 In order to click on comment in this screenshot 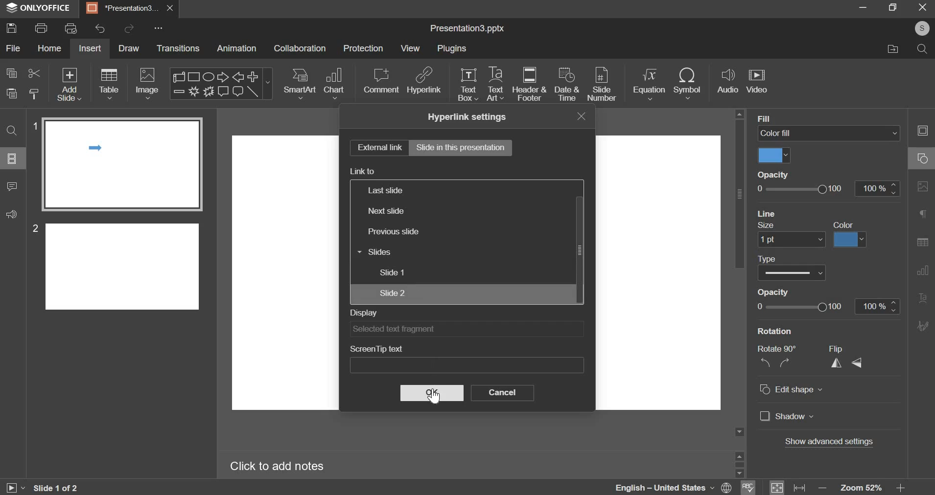, I will do `click(13, 187)`.